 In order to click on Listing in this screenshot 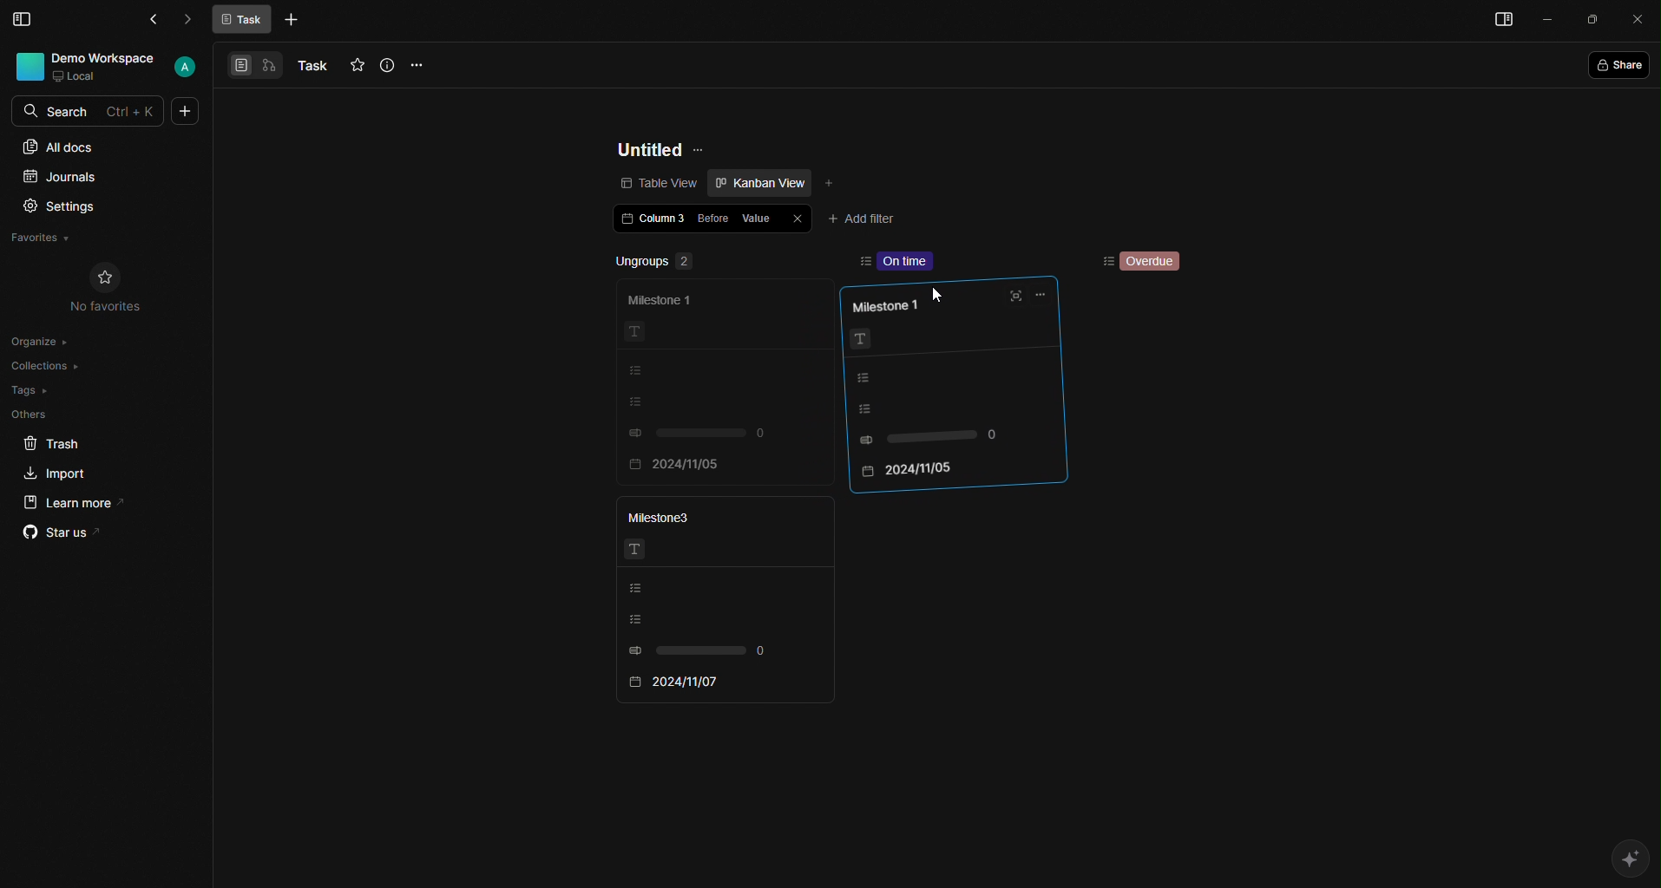, I will do `click(873, 377)`.